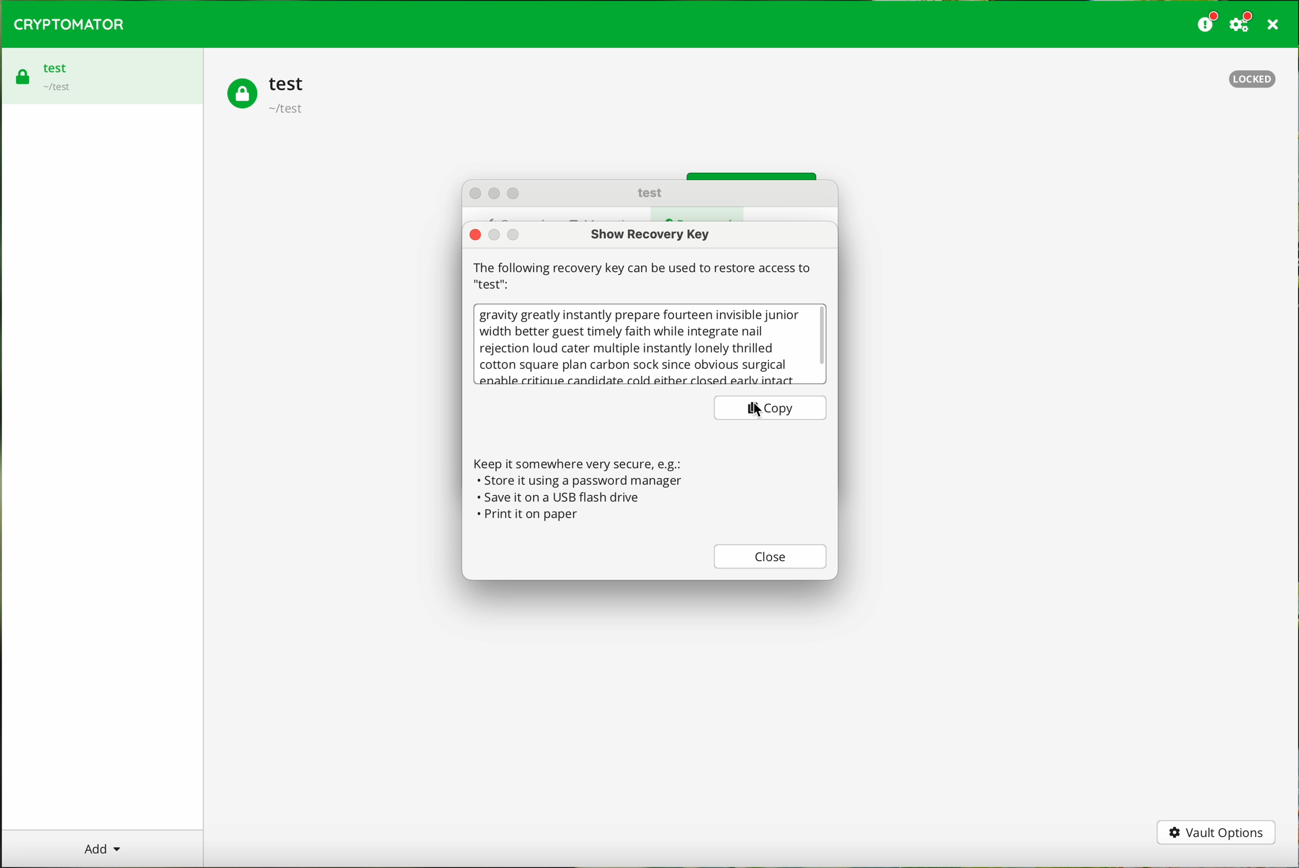 The image size is (1299, 868). What do you see at coordinates (475, 235) in the screenshot?
I see `close popup` at bounding box center [475, 235].